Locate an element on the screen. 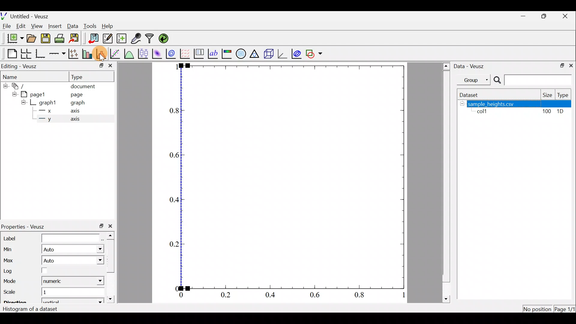 The height and width of the screenshot is (324, 576). add a shape to the plot is located at coordinates (314, 53).